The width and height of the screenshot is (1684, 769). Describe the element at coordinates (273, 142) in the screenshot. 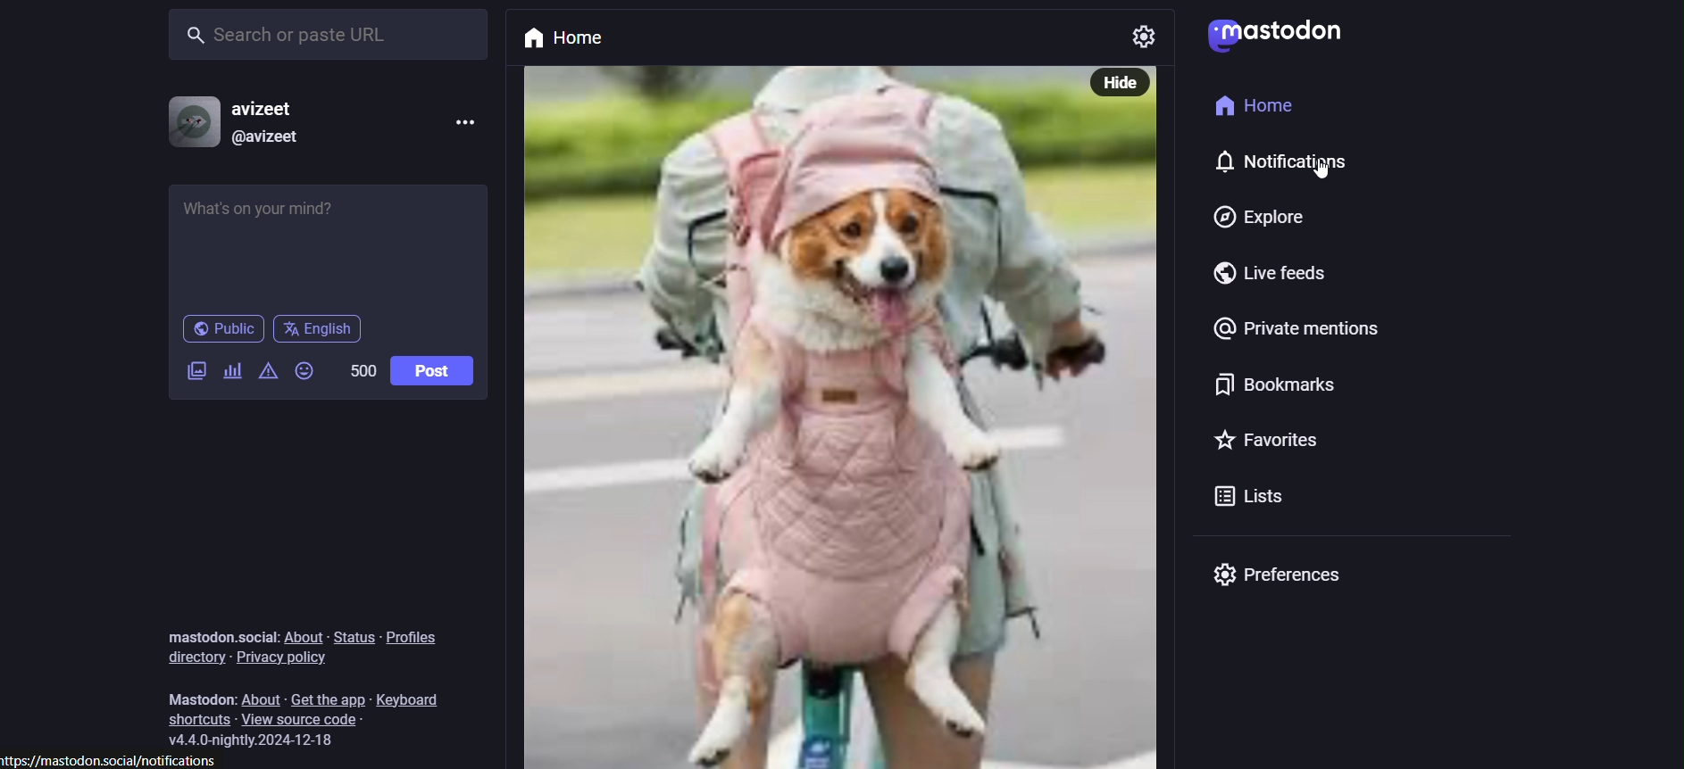

I see `@username` at that location.